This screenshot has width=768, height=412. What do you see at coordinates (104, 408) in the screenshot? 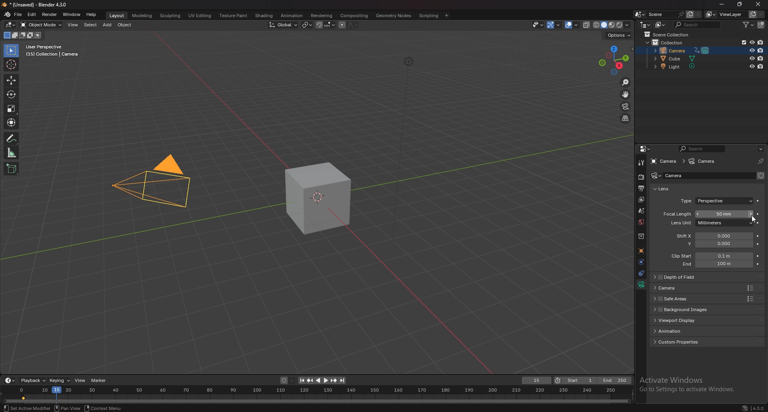
I see `context menu` at bounding box center [104, 408].